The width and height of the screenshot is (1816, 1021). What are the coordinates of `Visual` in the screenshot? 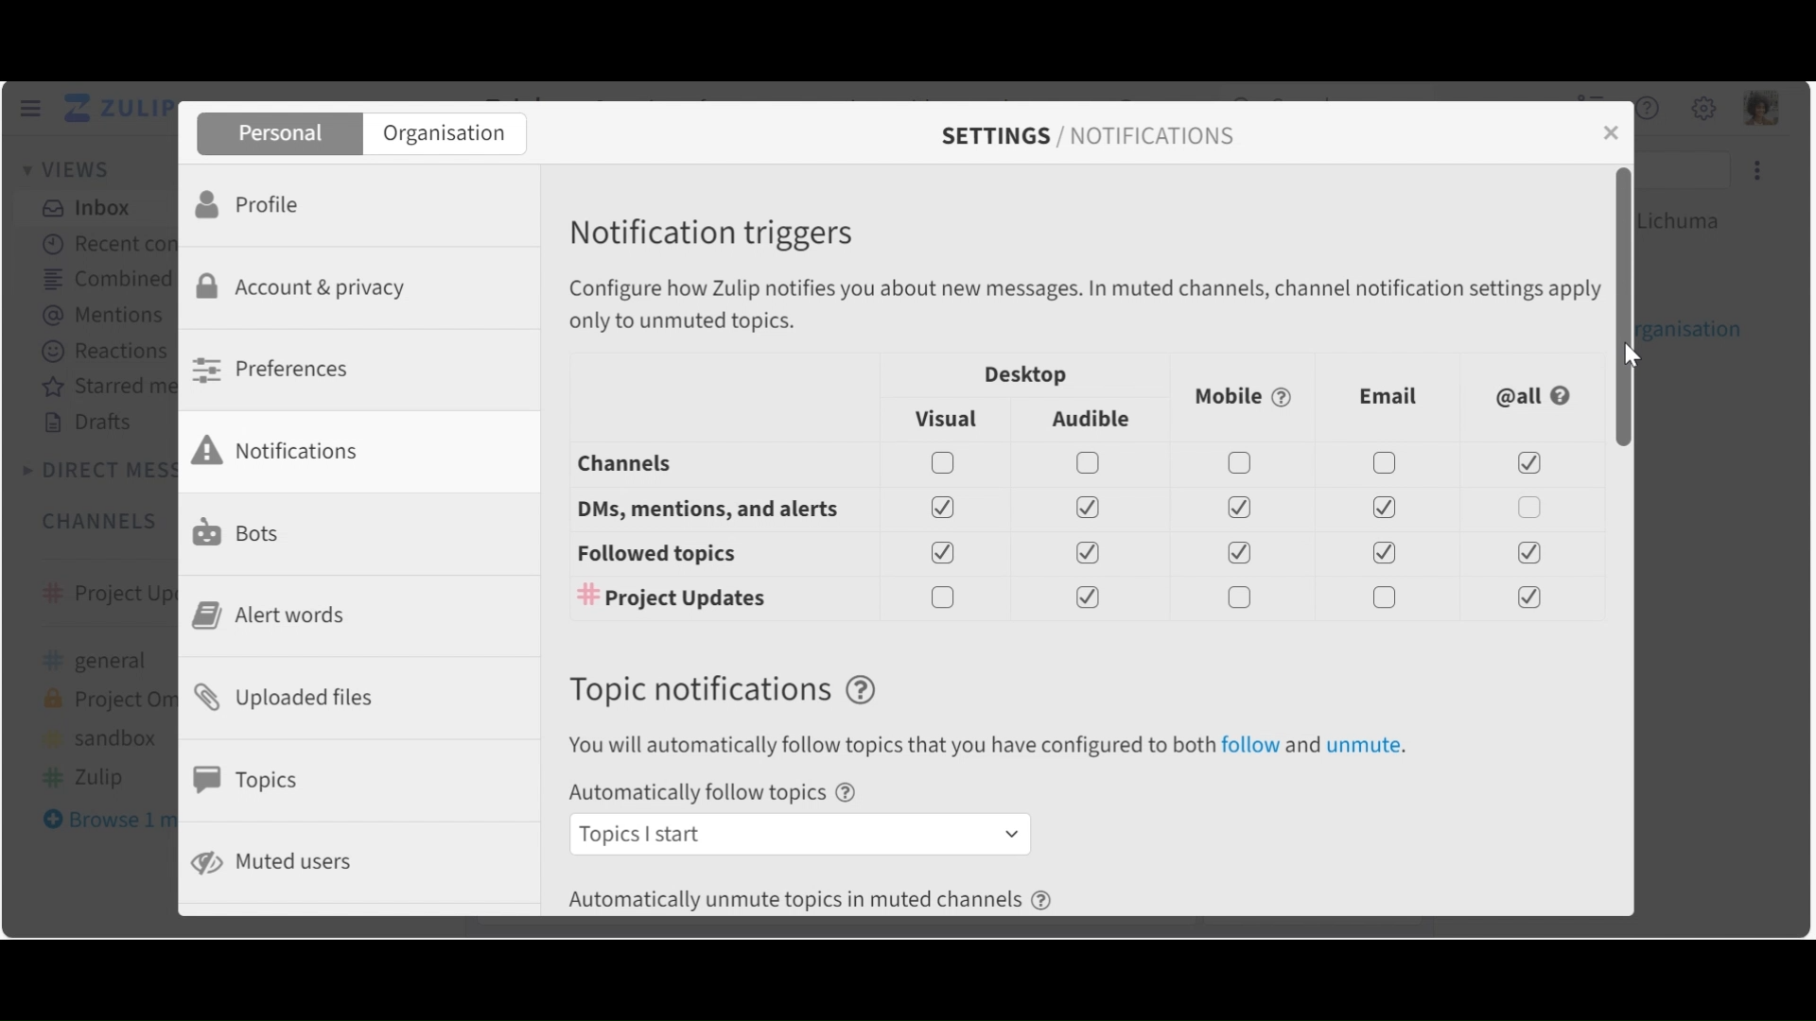 It's located at (943, 417).